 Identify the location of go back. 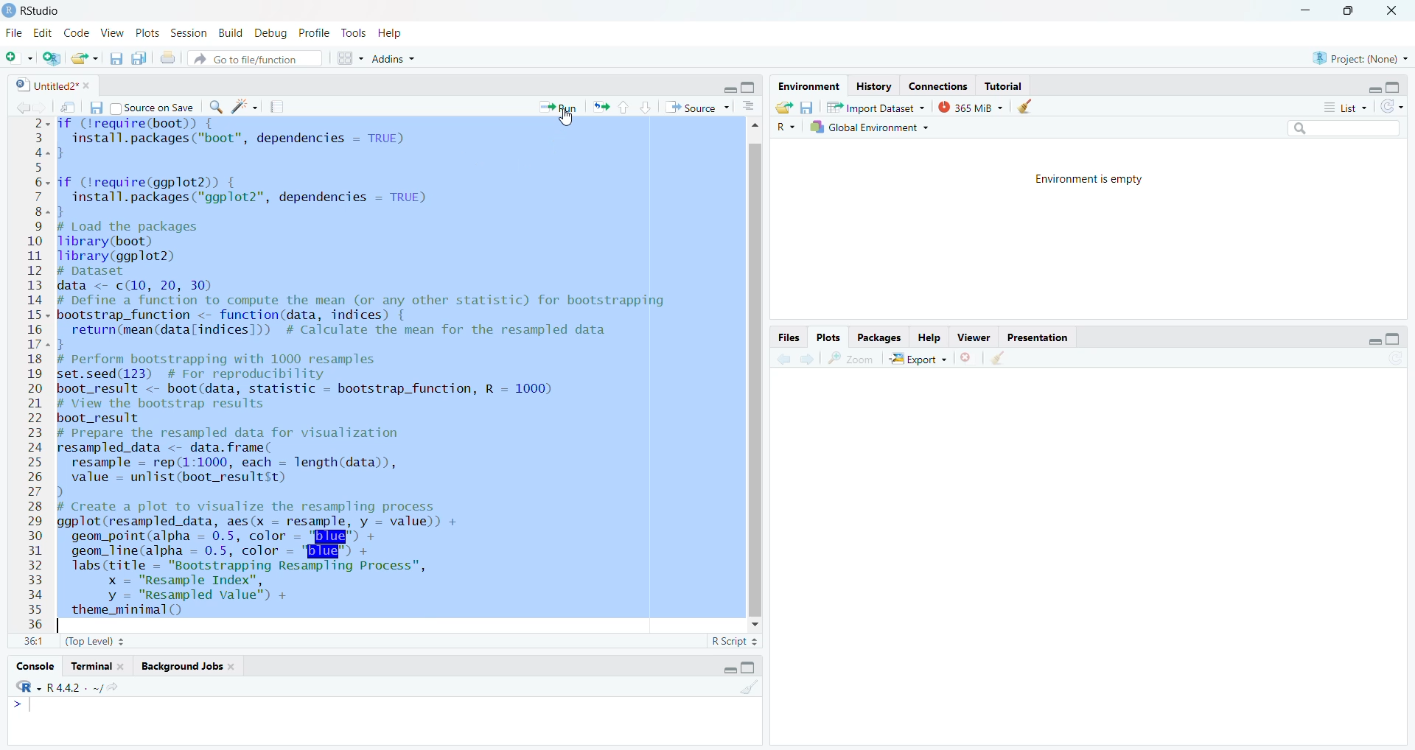
(783, 358).